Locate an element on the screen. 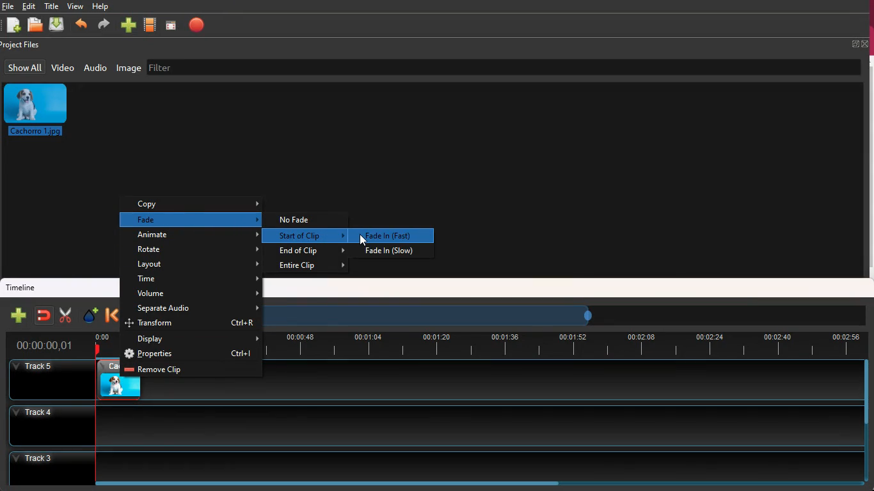 The height and width of the screenshot is (491, 874). properties is located at coordinates (193, 354).